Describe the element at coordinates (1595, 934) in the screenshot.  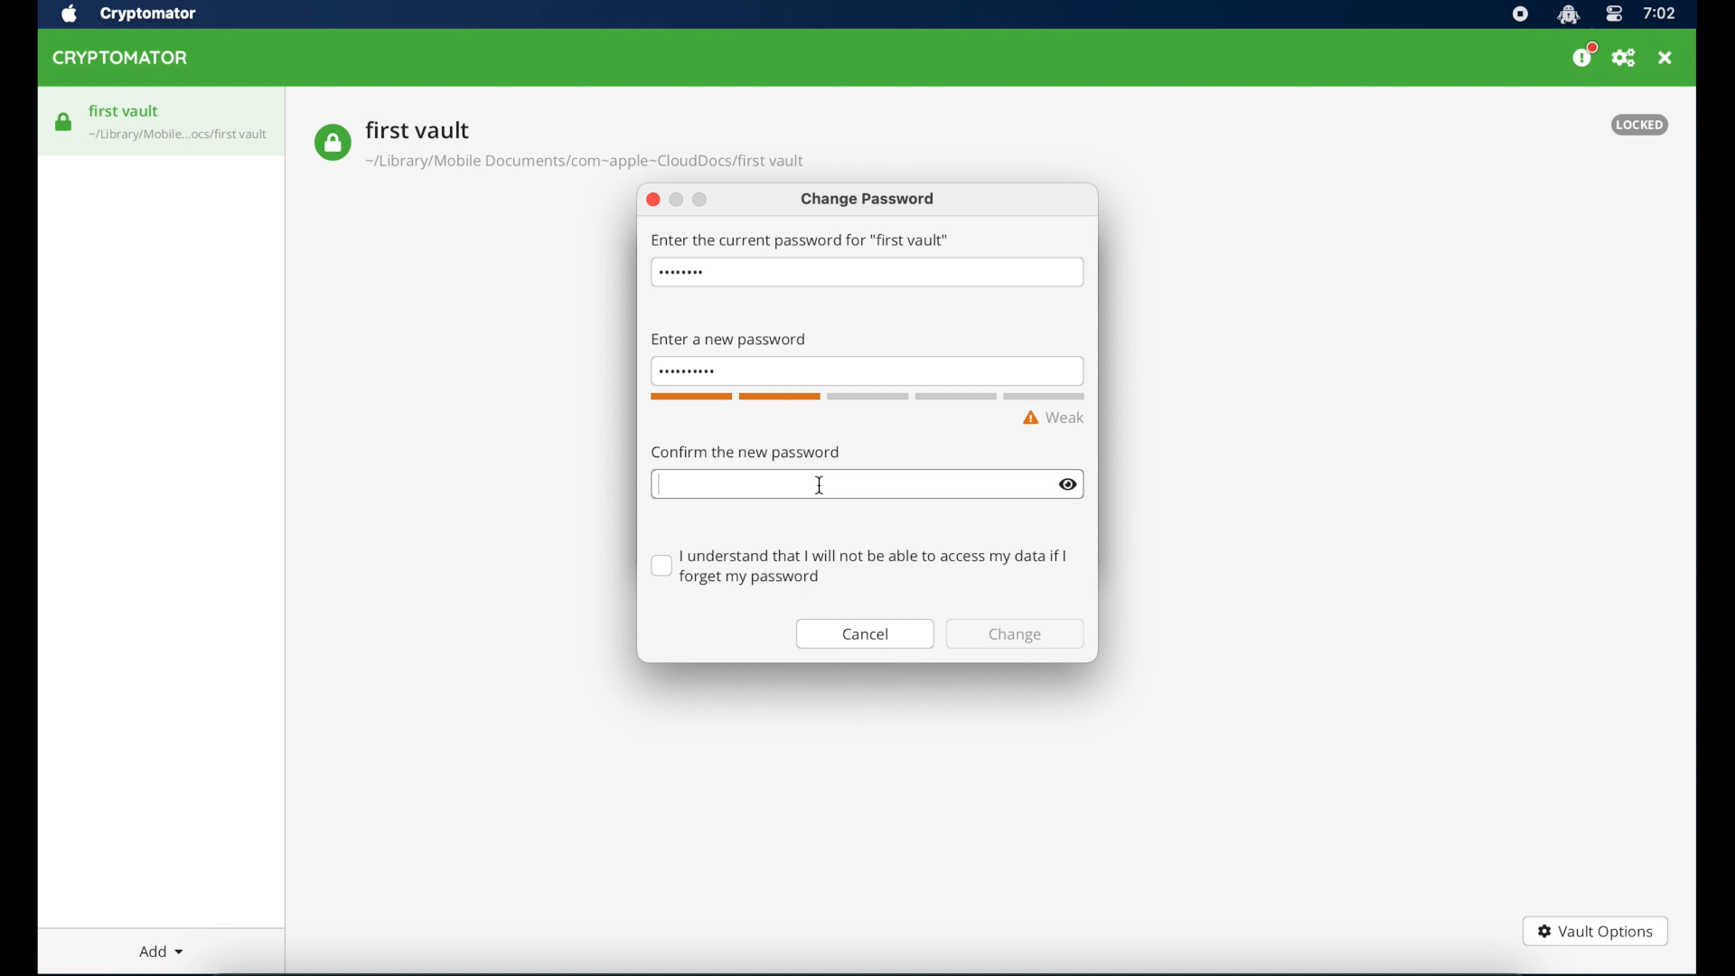
I see `vault options` at that location.